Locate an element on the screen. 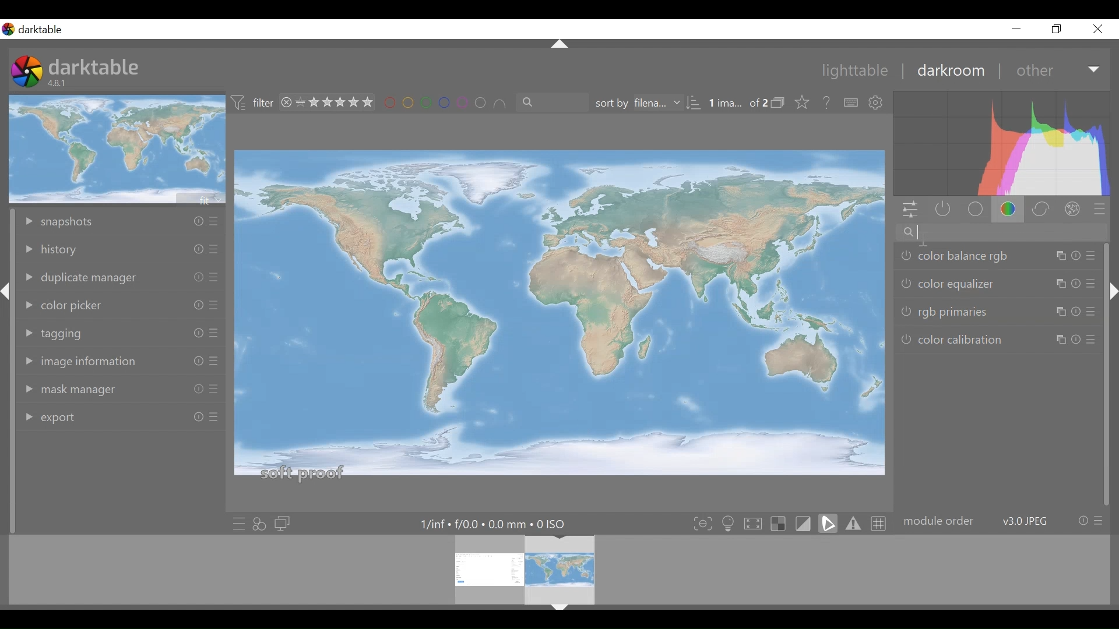 This screenshot has height=629, width=1119. image selected out of is located at coordinates (737, 104).